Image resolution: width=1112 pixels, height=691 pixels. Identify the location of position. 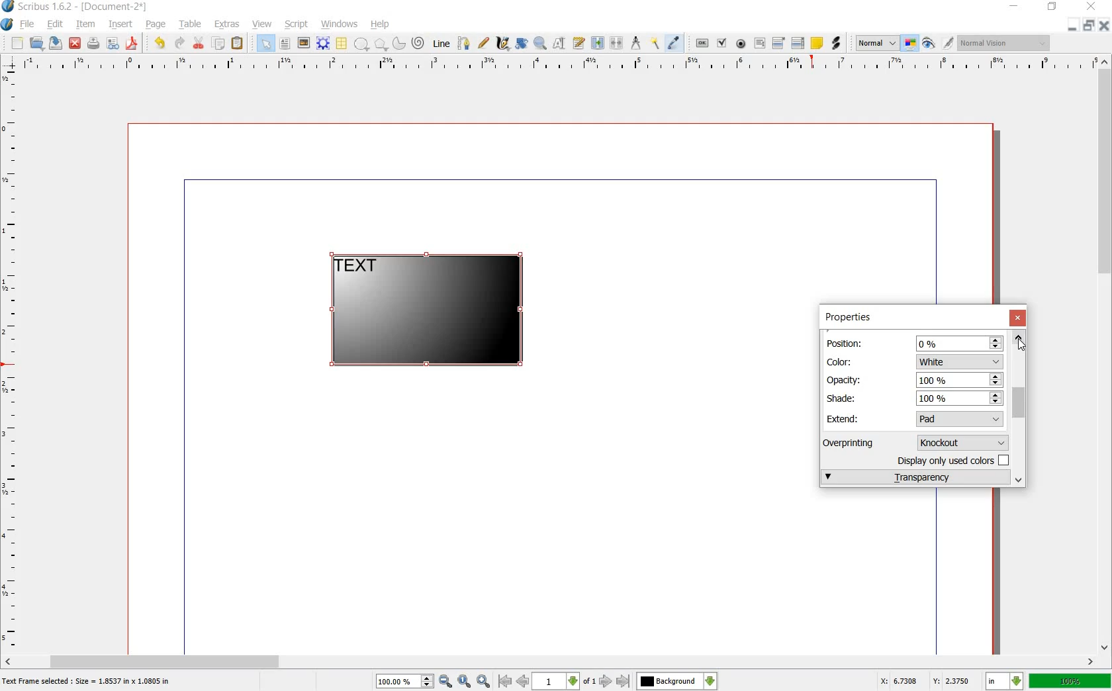
(847, 342).